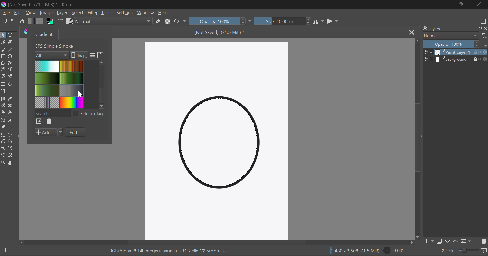 This screenshot has height=256, width=488. I want to click on icon, so click(101, 55).